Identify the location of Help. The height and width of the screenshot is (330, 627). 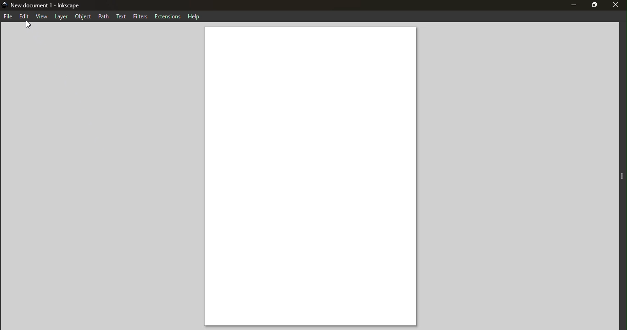
(193, 15).